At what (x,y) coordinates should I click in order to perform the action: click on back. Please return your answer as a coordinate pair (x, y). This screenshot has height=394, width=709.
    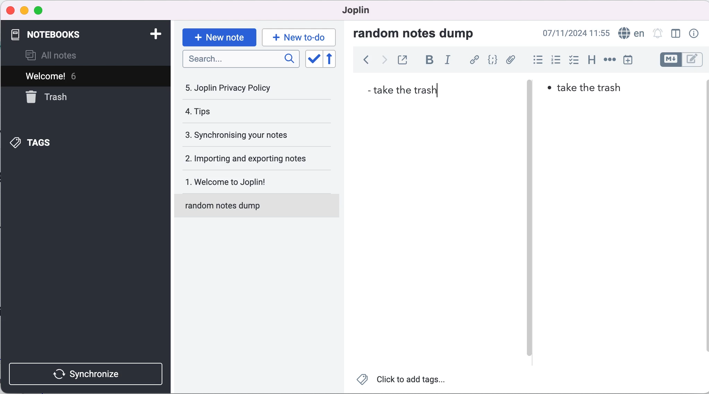
    Looking at the image, I should click on (362, 62).